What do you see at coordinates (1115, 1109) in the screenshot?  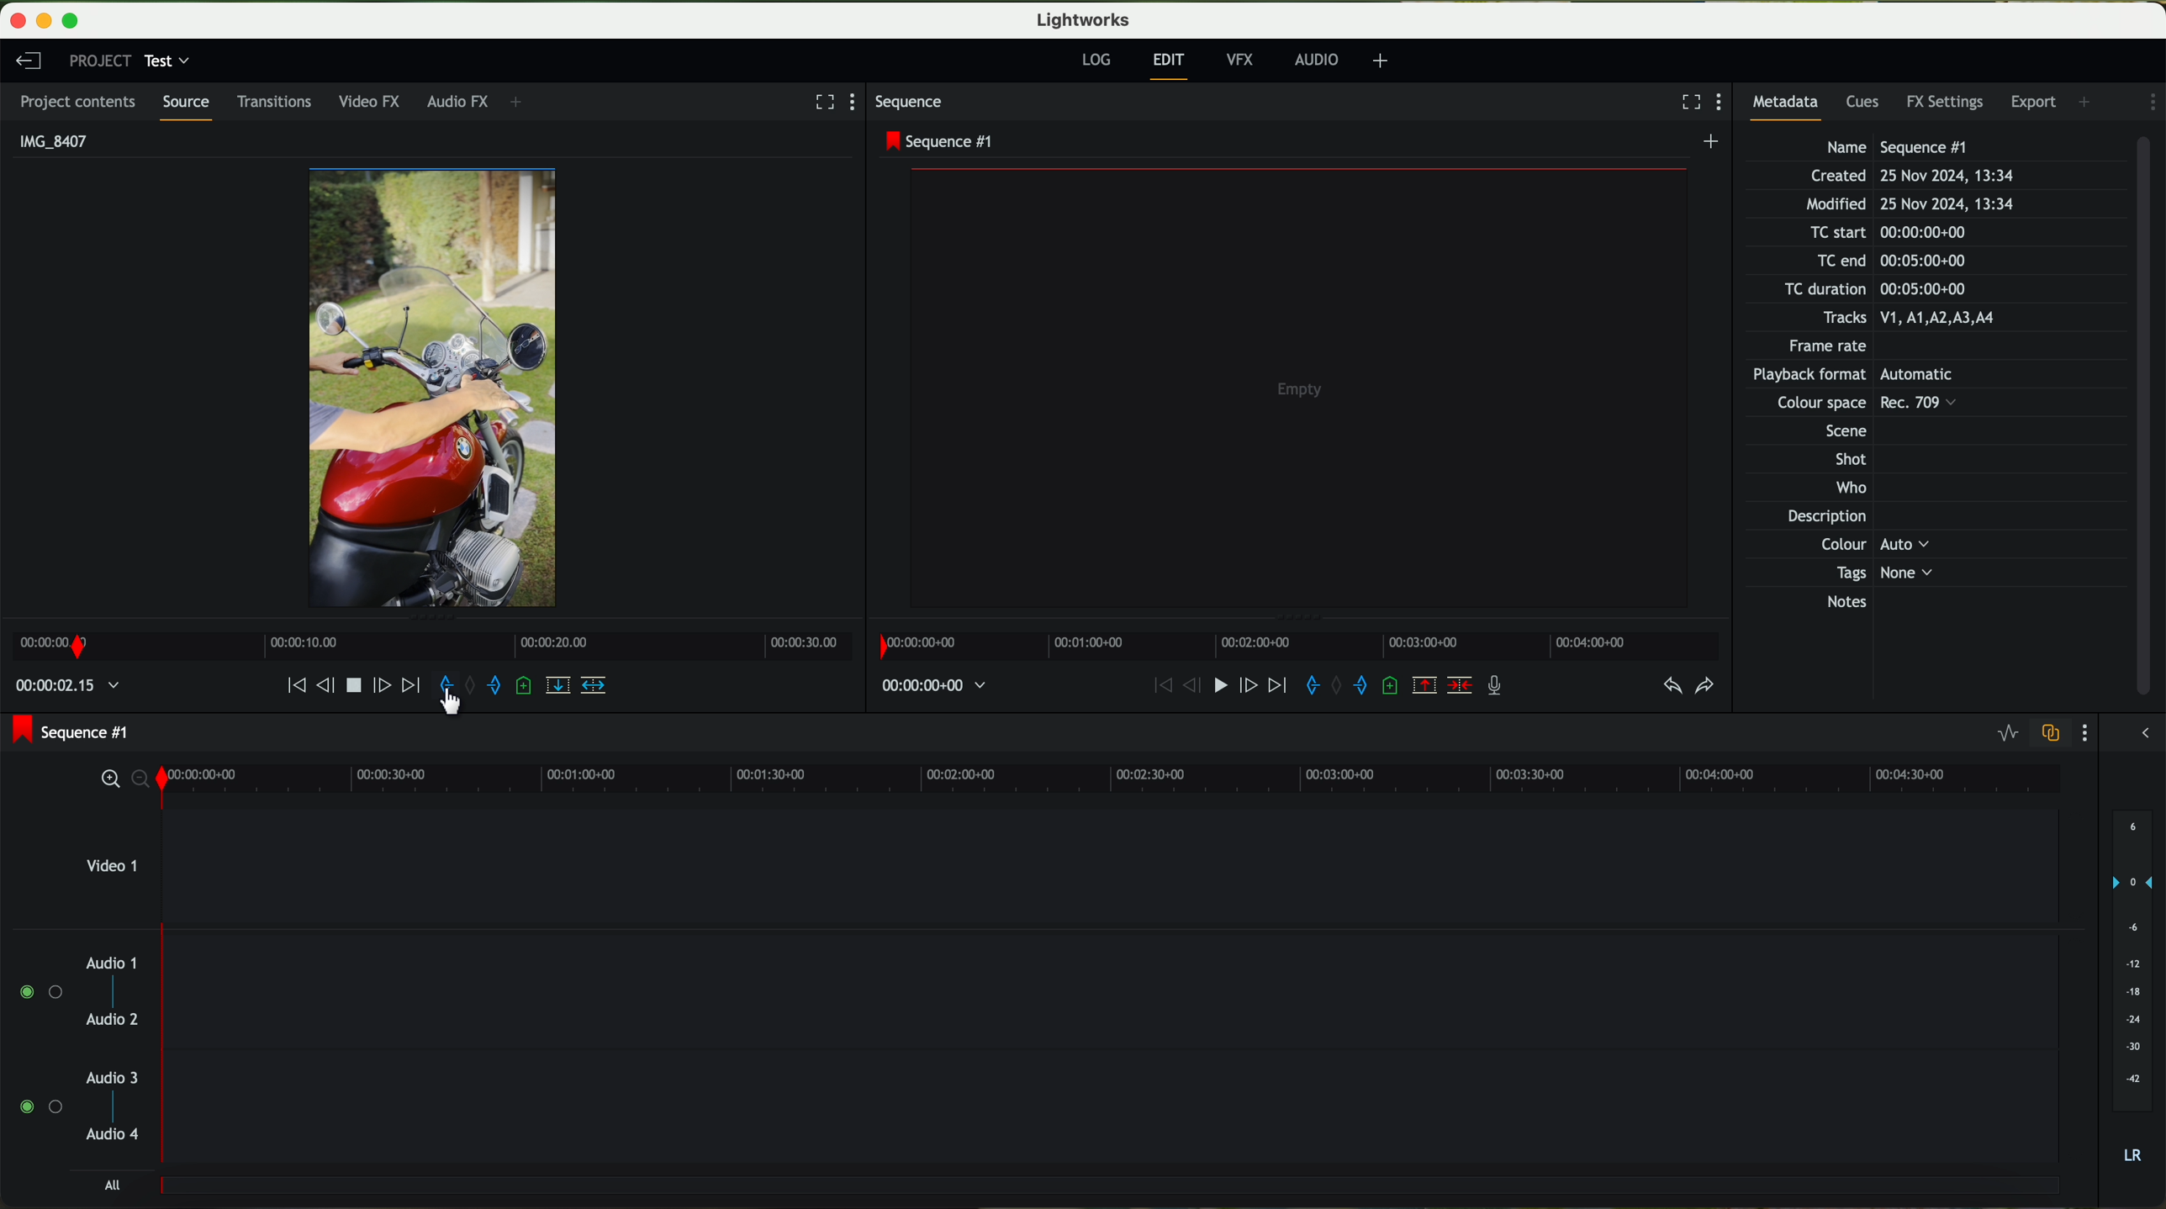 I see `track` at bounding box center [1115, 1109].